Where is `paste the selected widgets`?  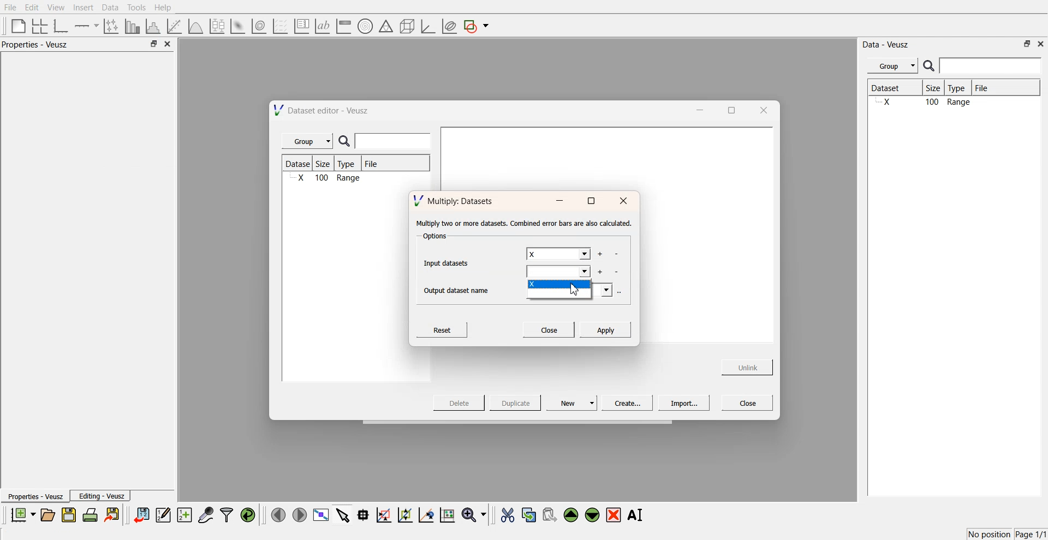
paste the selected widgets is located at coordinates (549, 514).